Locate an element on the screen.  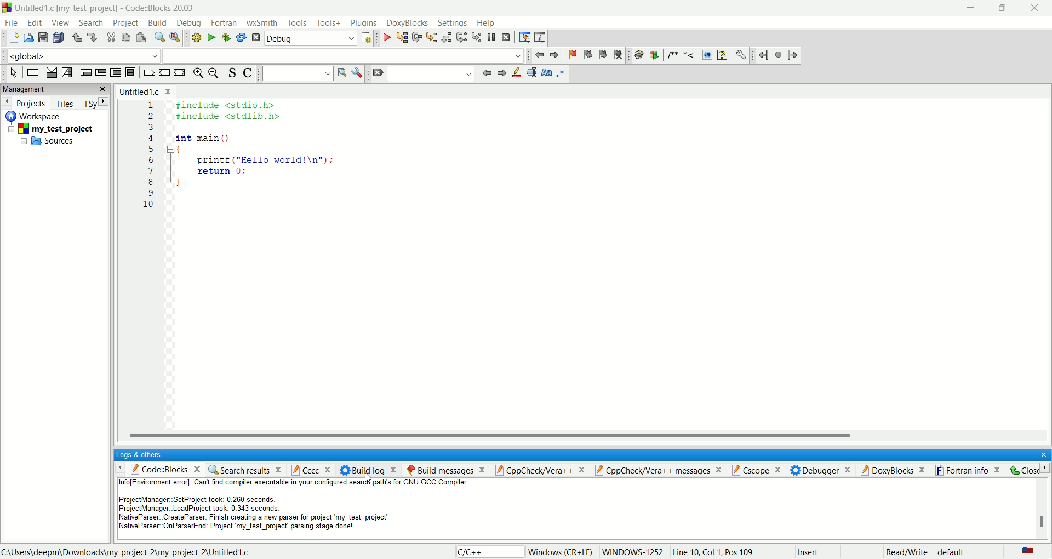
elect target dialog is located at coordinates (365, 38).